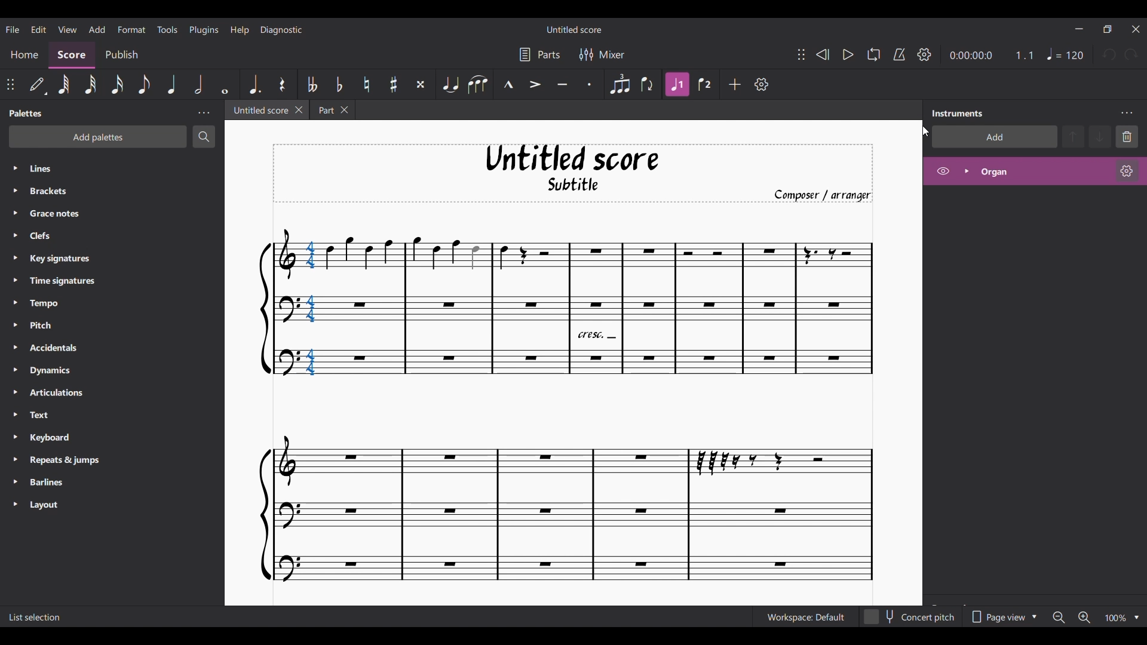 The height and width of the screenshot is (645, 1147). I want to click on Staccato, so click(590, 84).